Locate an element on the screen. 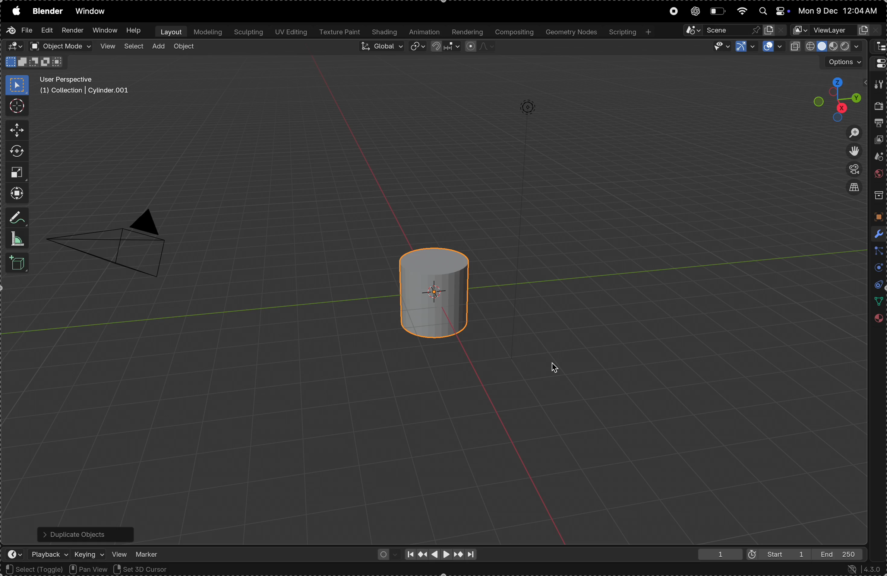 The height and width of the screenshot is (576, 887). Edit is located at coordinates (45, 31).